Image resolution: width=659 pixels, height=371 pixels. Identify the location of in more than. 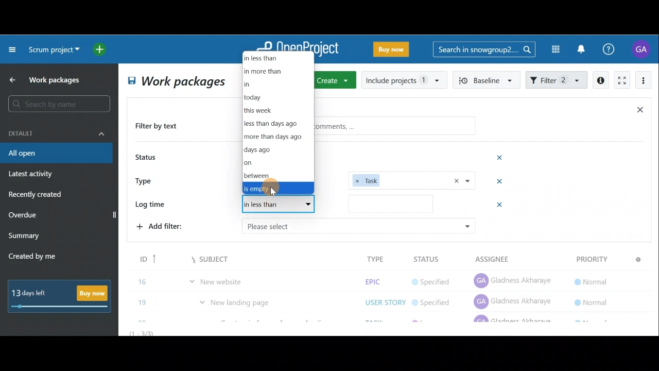
(274, 72).